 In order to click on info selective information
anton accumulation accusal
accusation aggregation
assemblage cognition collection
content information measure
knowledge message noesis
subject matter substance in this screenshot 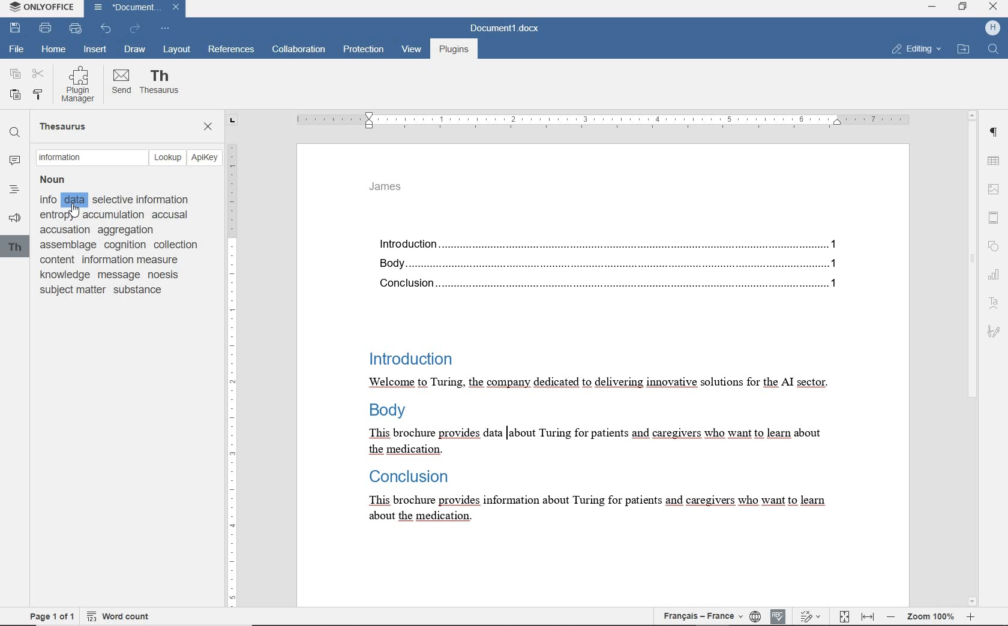, I will do `click(122, 245)`.